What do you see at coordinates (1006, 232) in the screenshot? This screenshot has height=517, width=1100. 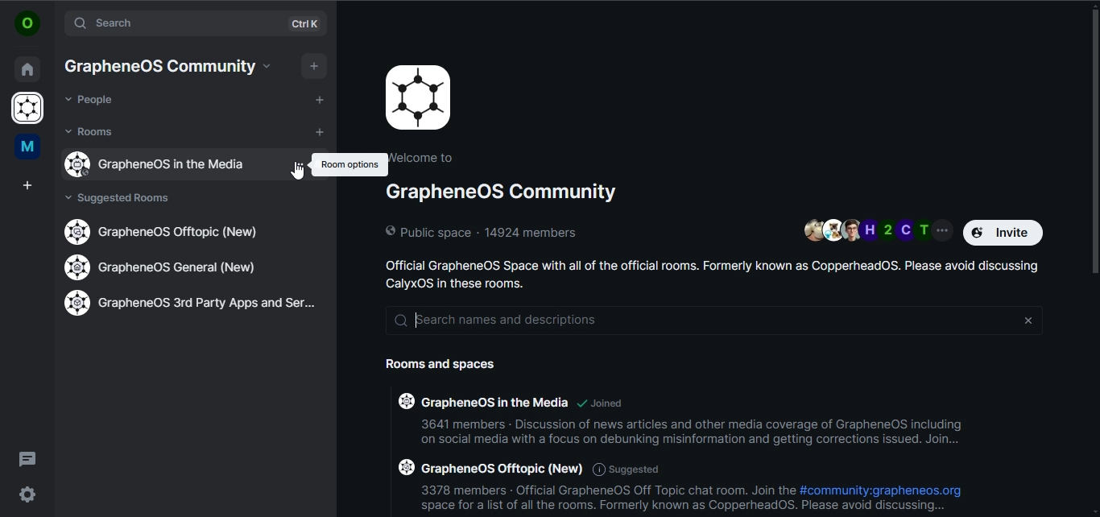 I see `invite` at bounding box center [1006, 232].